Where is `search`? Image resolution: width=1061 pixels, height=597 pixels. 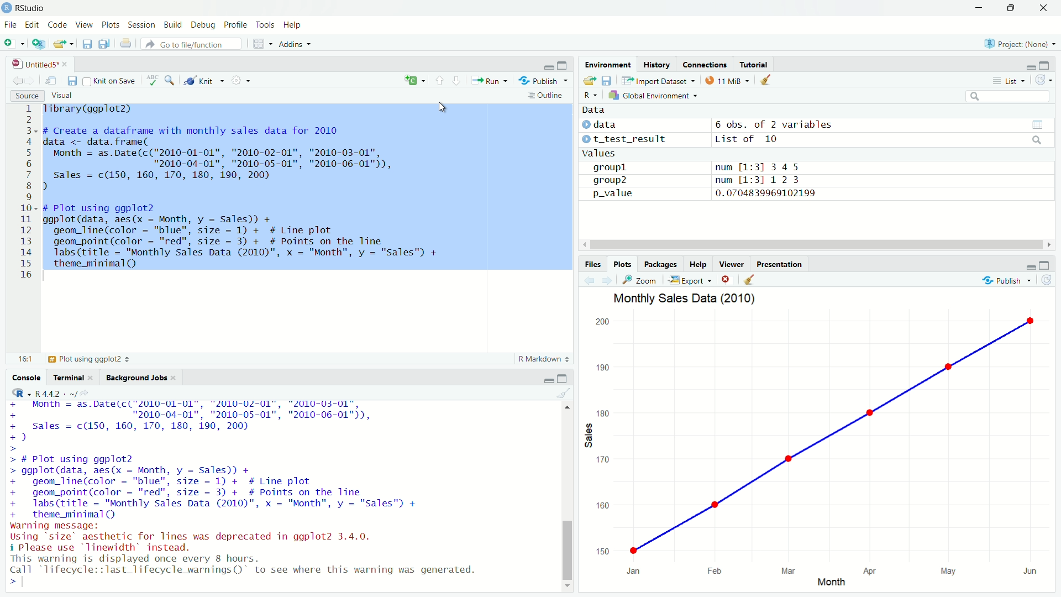 search is located at coordinates (1038, 139).